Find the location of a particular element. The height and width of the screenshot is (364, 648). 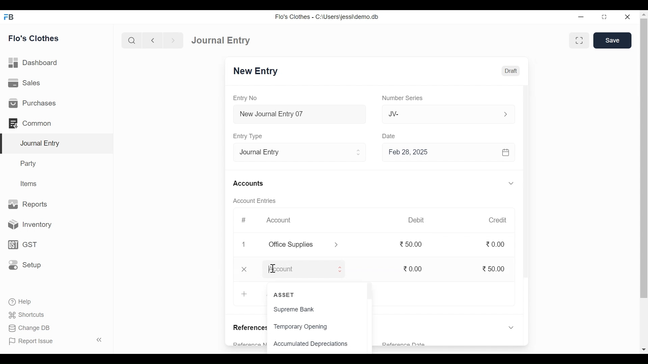

Close  is located at coordinates (243, 269).